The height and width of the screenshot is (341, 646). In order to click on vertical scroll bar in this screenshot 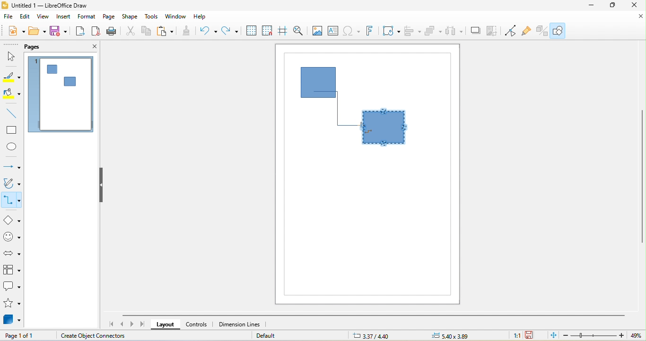, I will do `click(642, 180)`.